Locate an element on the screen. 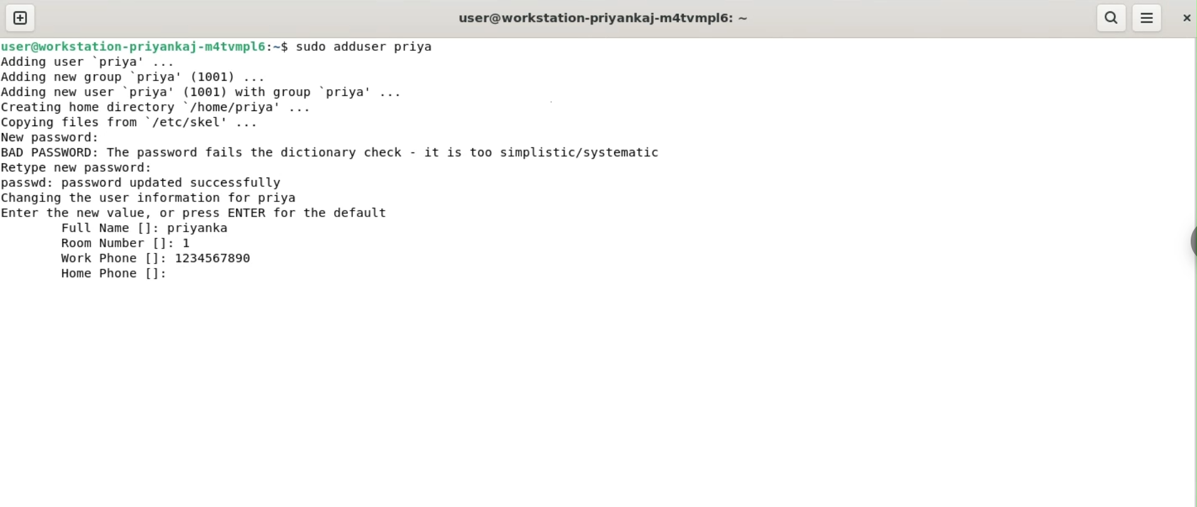 The image size is (1197, 507). retype new password: is located at coordinates (87, 167).